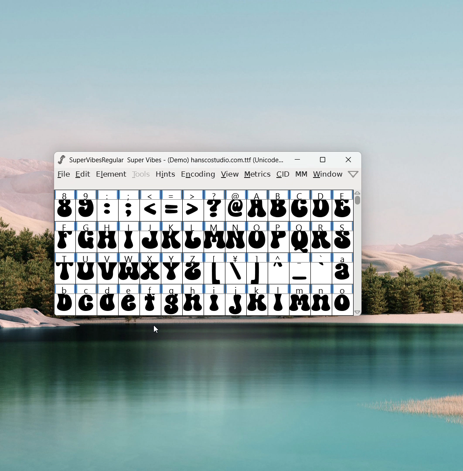 This screenshot has width=463, height=471. I want to click on I, so click(130, 237).